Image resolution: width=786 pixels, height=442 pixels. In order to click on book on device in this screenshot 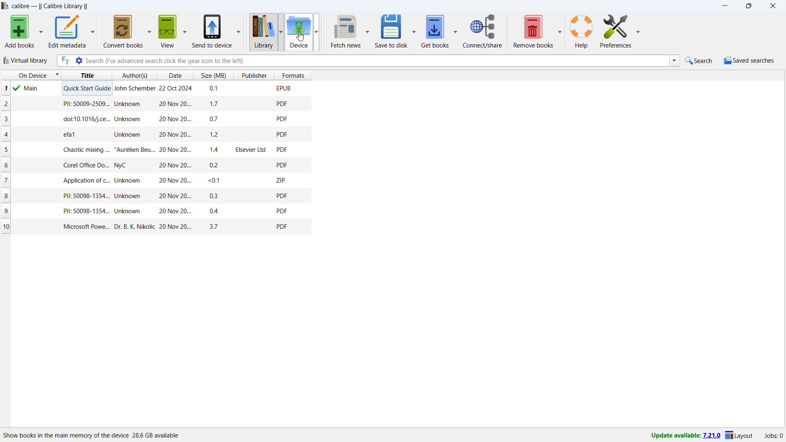, I will do `click(31, 89)`.